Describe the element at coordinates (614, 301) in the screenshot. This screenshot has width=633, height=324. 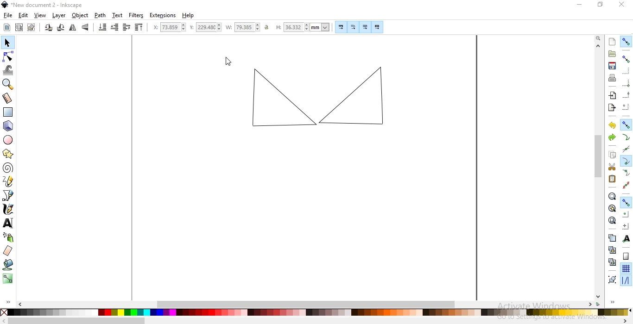
I see `expand/hide sidebar` at that location.